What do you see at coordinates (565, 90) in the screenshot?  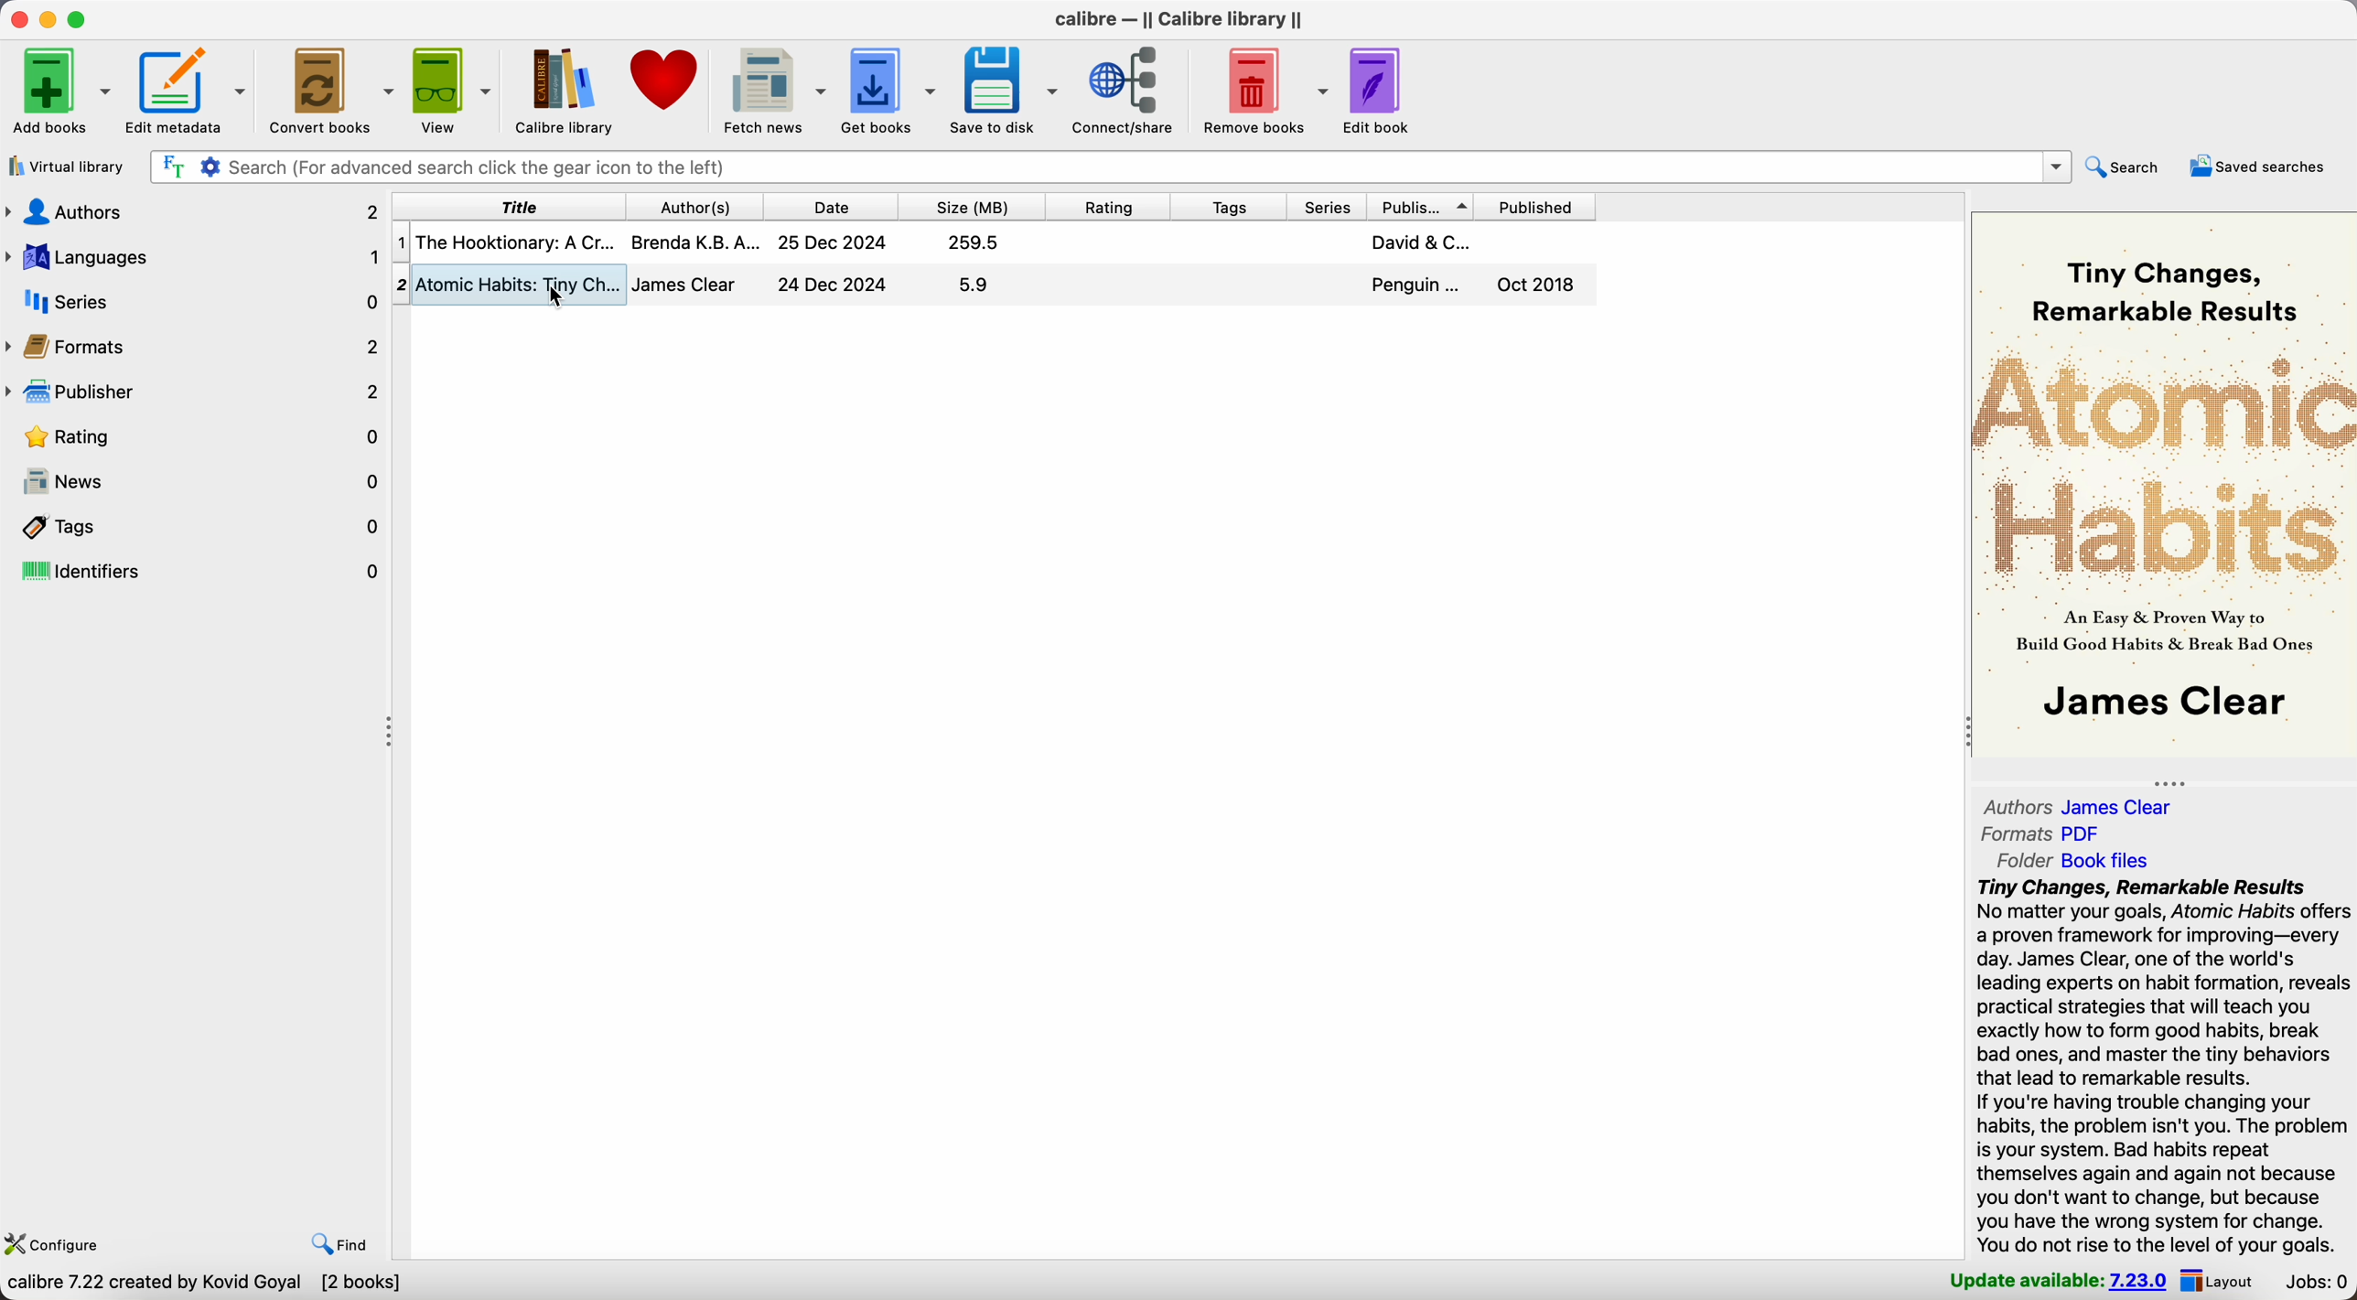 I see `Calibre library` at bounding box center [565, 90].